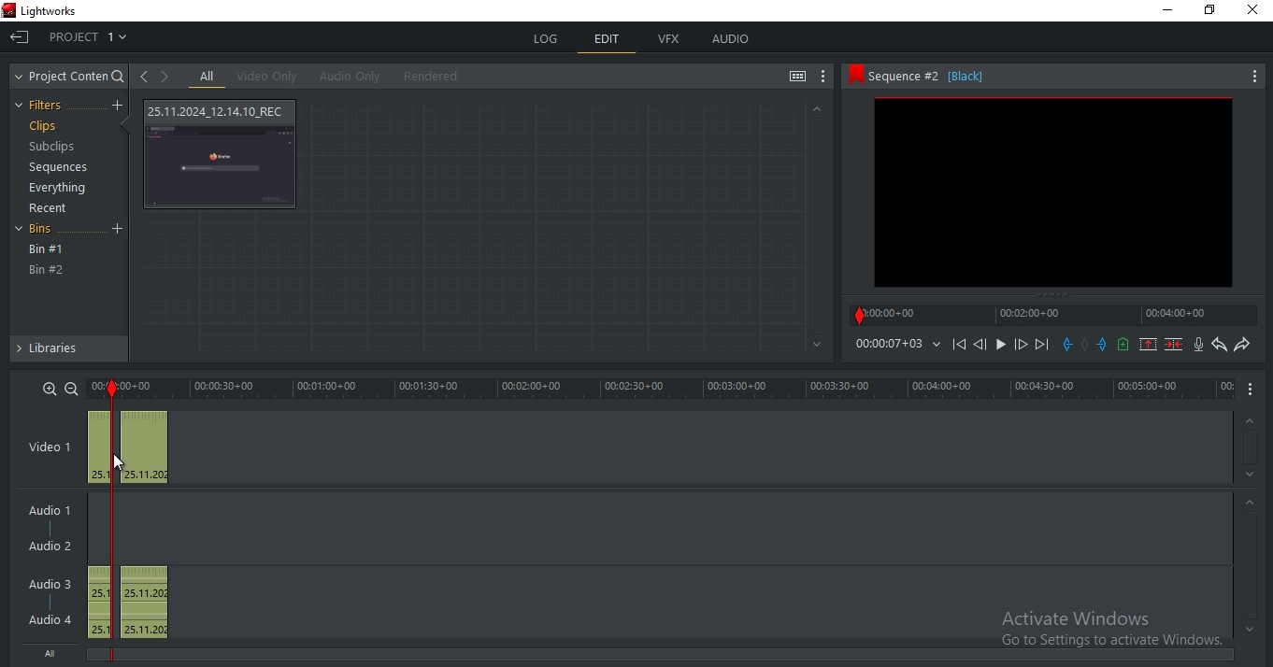  What do you see at coordinates (431, 76) in the screenshot?
I see `rendered` at bounding box center [431, 76].